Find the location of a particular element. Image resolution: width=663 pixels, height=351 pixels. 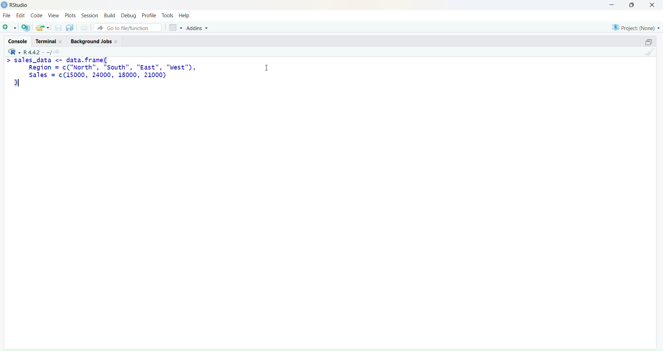

Console is located at coordinates (16, 40).